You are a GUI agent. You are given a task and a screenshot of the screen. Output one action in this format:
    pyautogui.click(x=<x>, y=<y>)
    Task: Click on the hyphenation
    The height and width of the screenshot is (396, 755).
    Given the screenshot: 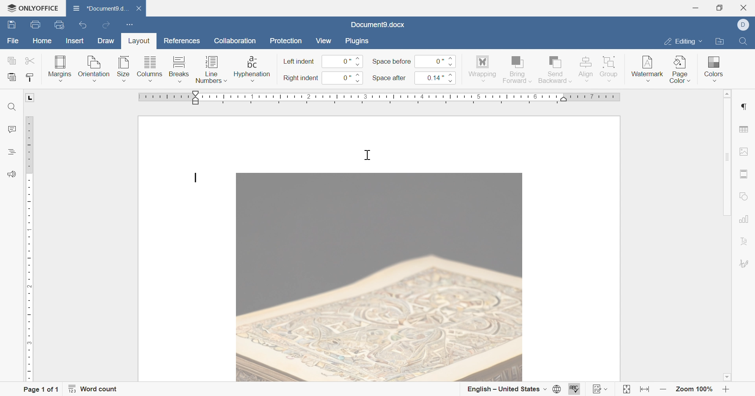 What is the action you would take?
    pyautogui.click(x=252, y=69)
    